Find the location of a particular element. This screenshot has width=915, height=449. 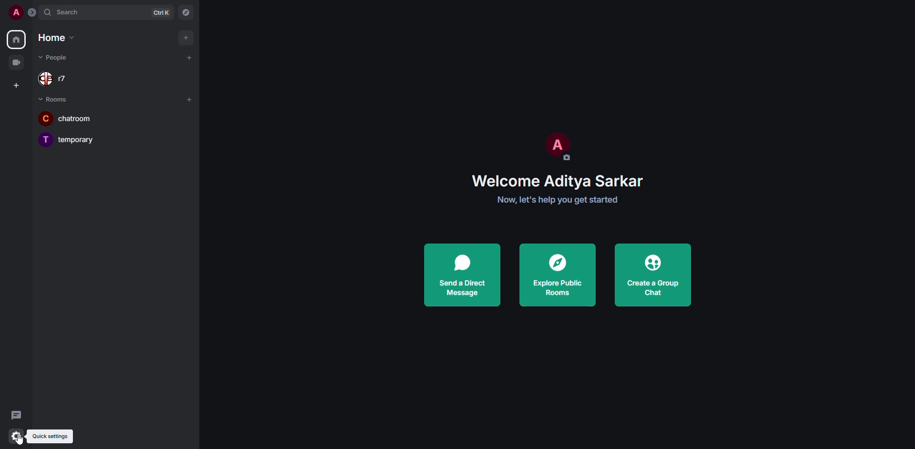

expand is located at coordinates (32, 13).